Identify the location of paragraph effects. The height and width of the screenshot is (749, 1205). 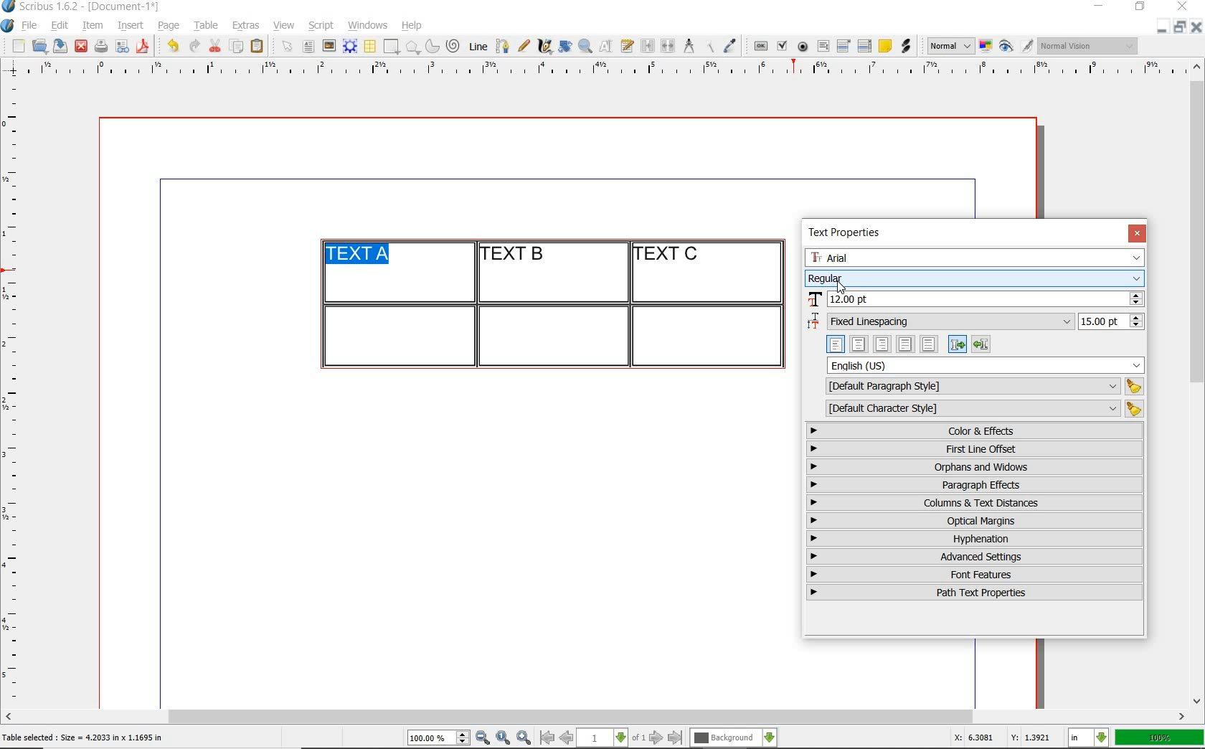
(973, 484).